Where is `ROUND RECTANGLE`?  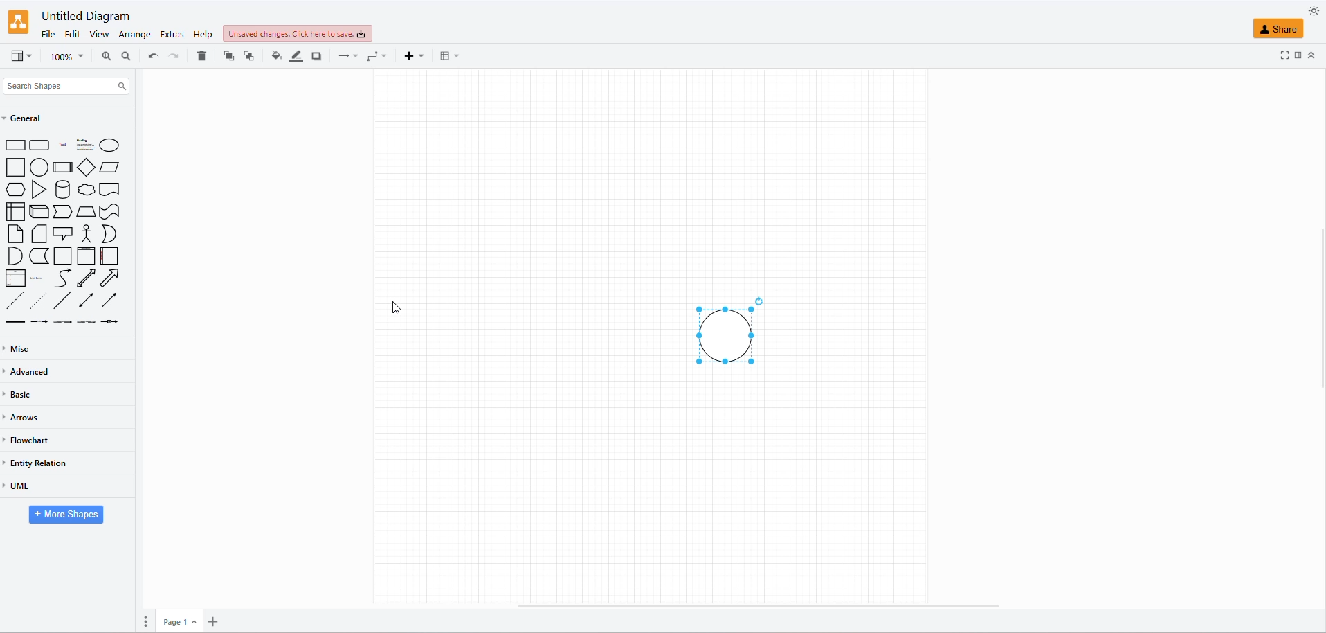
ROUND RECTANGLE is located at coordinates (38, 143).